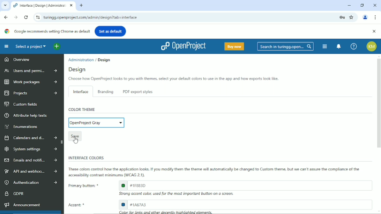  What do you see at coordinates (6, 17) in the screenshot?
I see `Back` at bounding box center [6, 17].